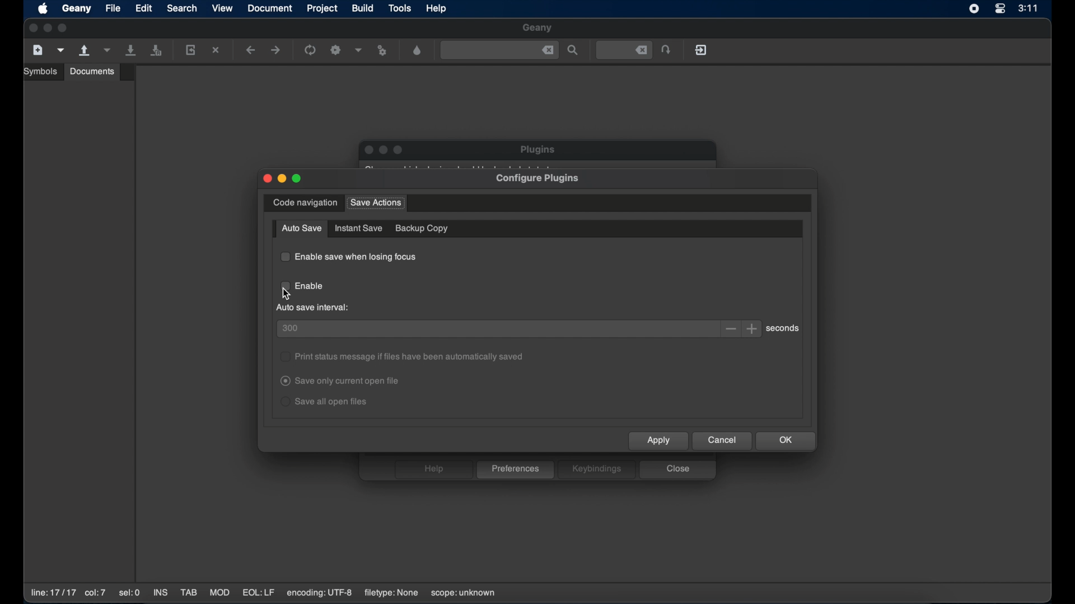  What do you see at coordinates (731, 329) in the screenshot?
I see `decrement` at bounding box center [731, 329].